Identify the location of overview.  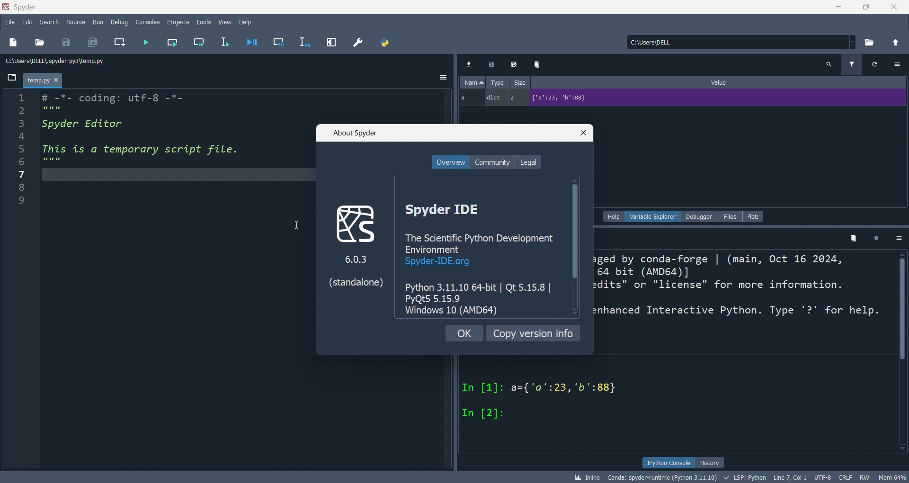
(451, 162).